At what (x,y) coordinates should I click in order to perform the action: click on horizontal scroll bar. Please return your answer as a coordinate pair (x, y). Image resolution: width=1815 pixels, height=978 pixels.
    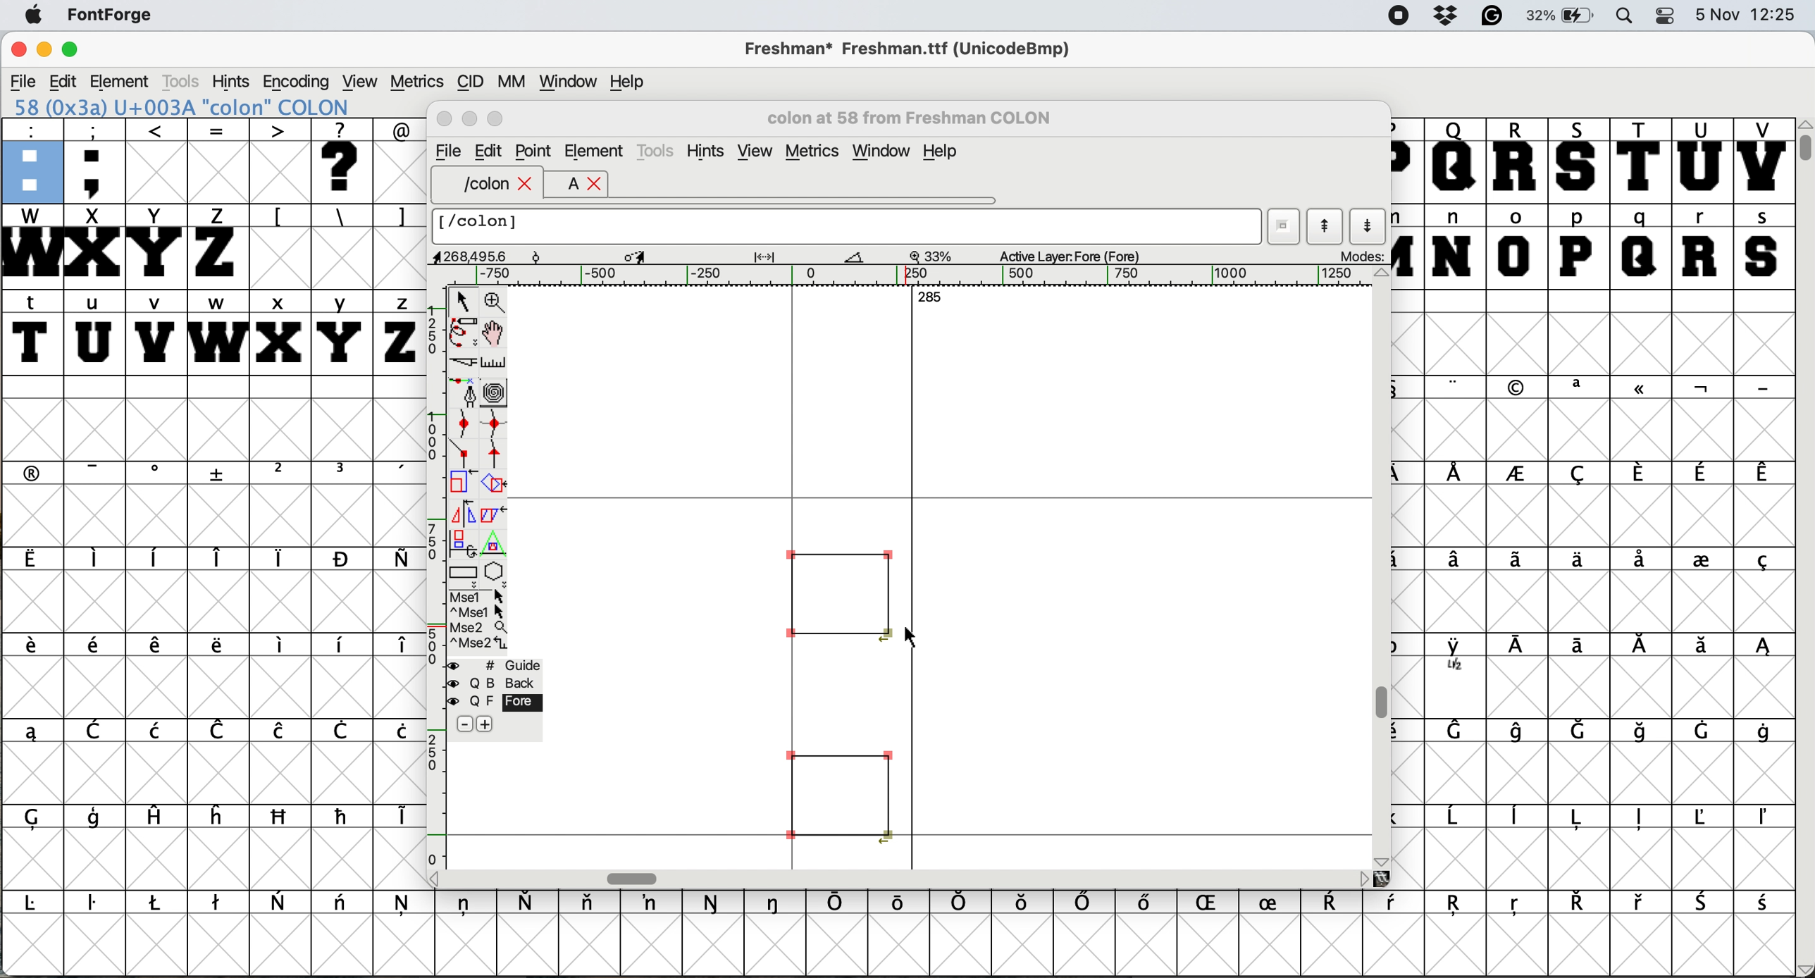
    Looking at the image, I should click on (909, 878).